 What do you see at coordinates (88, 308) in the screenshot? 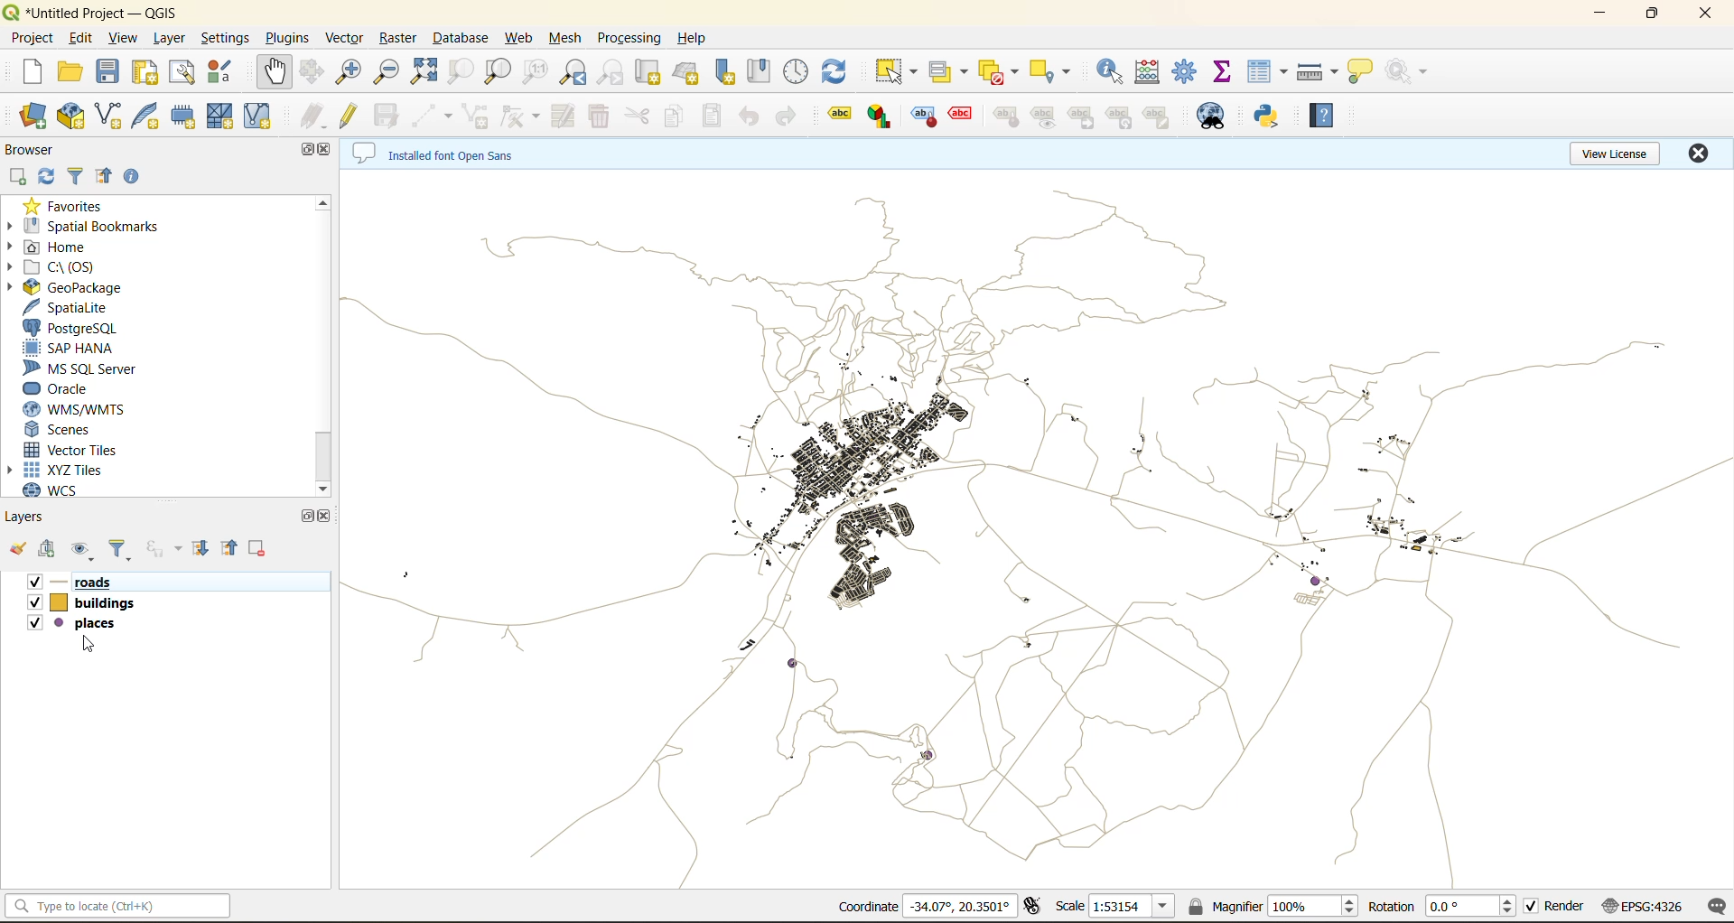
I see `spatialite` at bounding box center [88, 308].